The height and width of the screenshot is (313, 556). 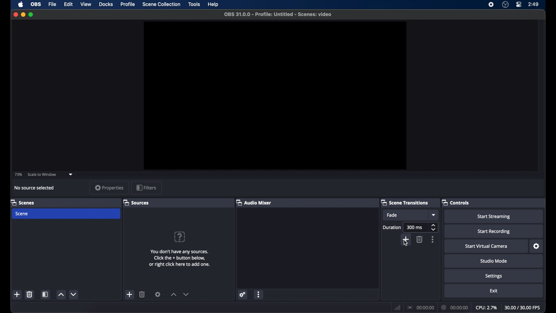 What do you see at coordinates (392, 227) in the screenshot?
I see `duration` at bounding box center [392, 227].